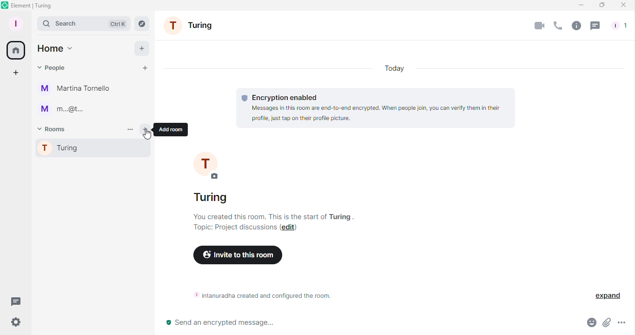  I want to click on Maximize, so click(601, 5).